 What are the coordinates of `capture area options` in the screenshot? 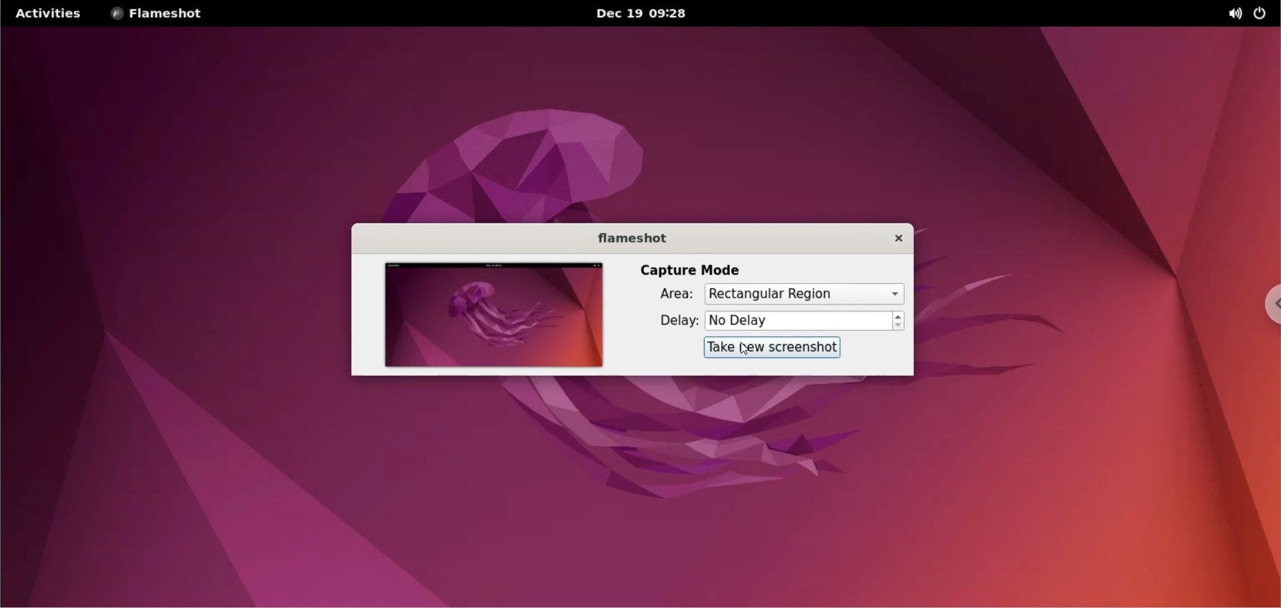 It's located at (804, 295).